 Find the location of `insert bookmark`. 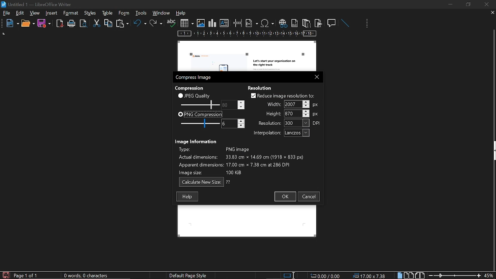

insert bookmark is located at coordinates (319, 23).